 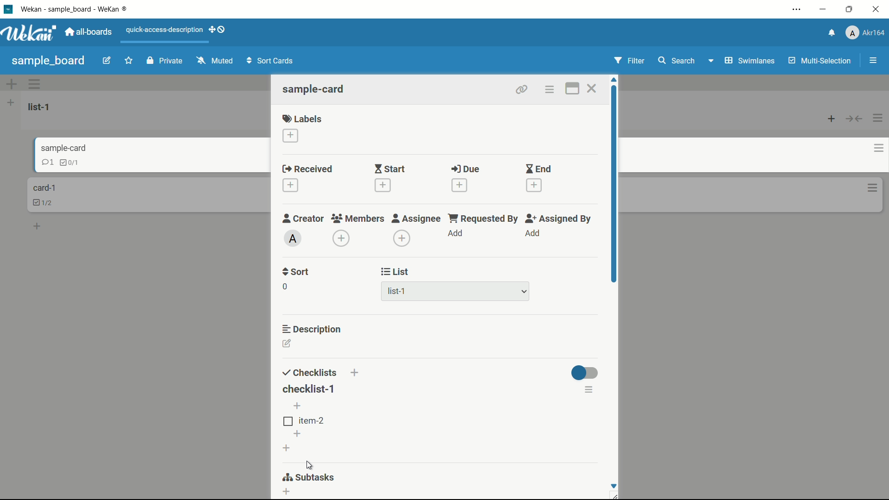 What do you see at coordinates (820, 61) in the screenshot?
I see `multi-selection` at bounding box center [820, 61].